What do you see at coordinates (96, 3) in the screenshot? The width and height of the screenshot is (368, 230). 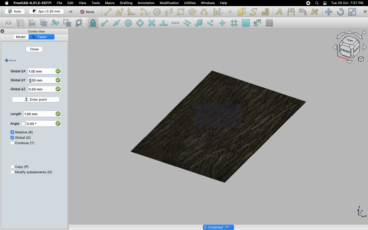 I see `Tools` at bounding box center [96, 3].